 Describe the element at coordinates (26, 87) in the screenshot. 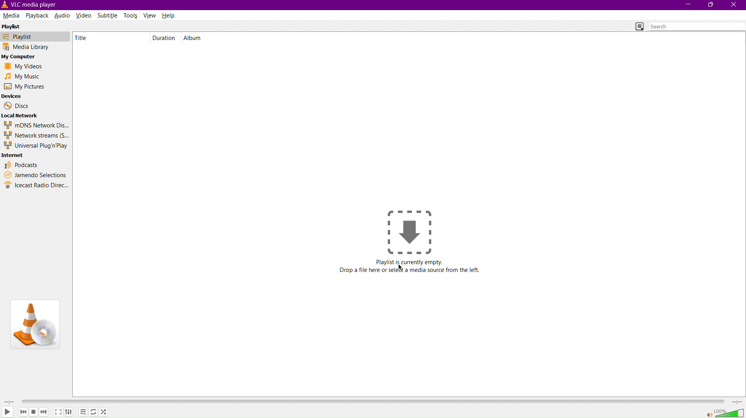

I see `My Pictures` at that location.